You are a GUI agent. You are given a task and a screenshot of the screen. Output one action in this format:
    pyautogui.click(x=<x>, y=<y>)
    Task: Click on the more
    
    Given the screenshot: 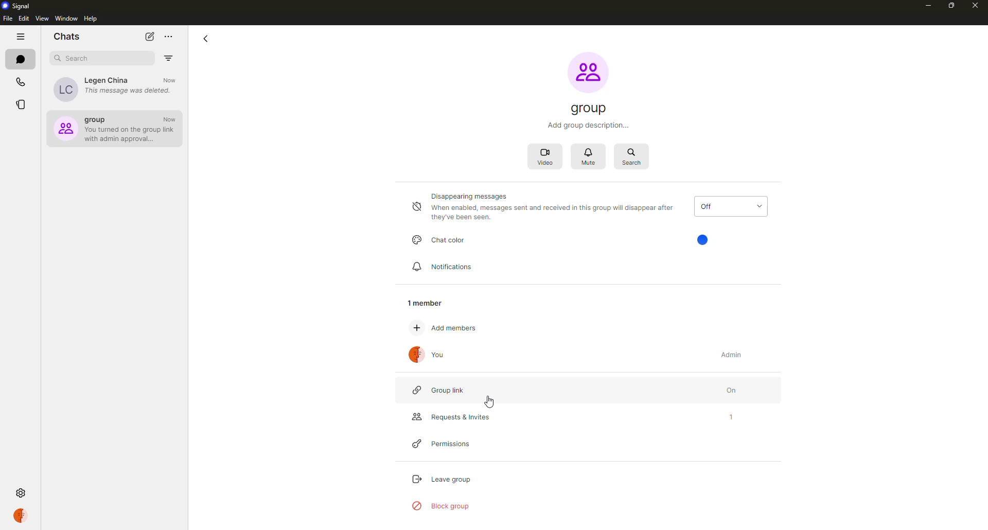 What is the action you would take?
    pyautogui.click(x=169, y=37)
    